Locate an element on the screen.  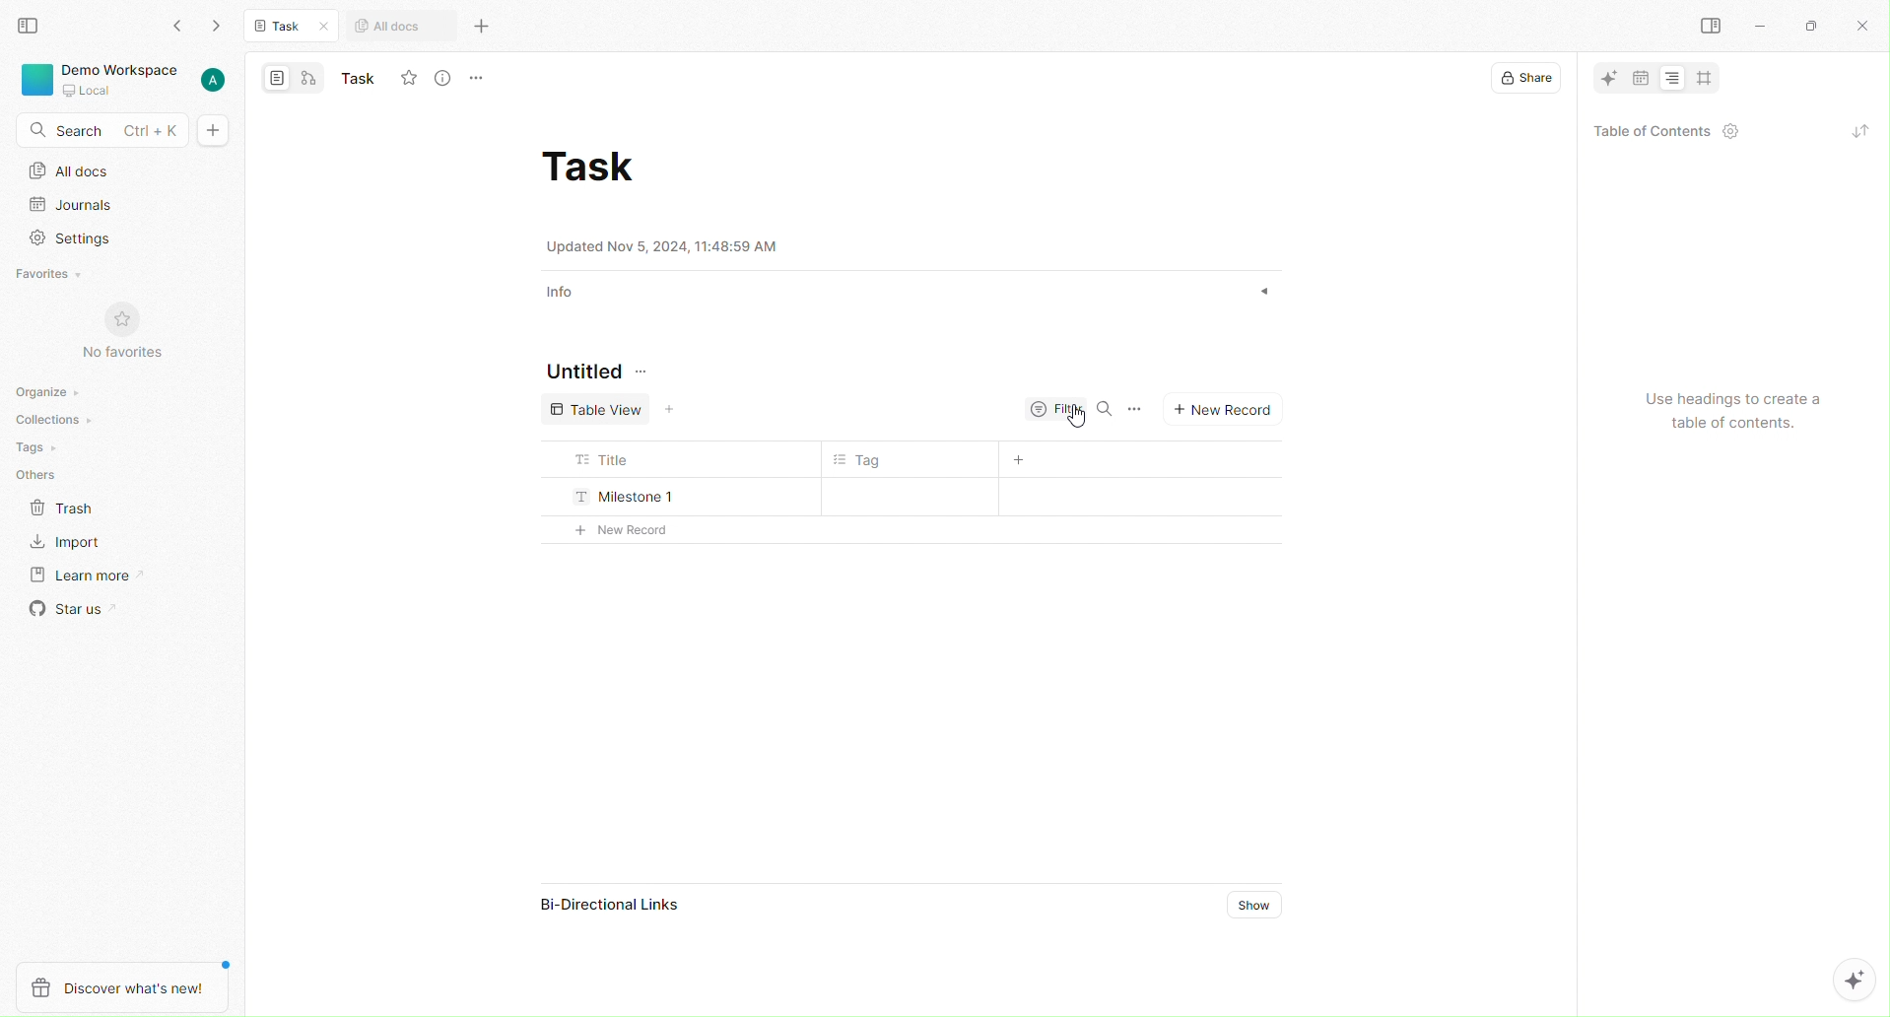
Use headings to create a
table of contents. is located at coordinates (1727, 409).